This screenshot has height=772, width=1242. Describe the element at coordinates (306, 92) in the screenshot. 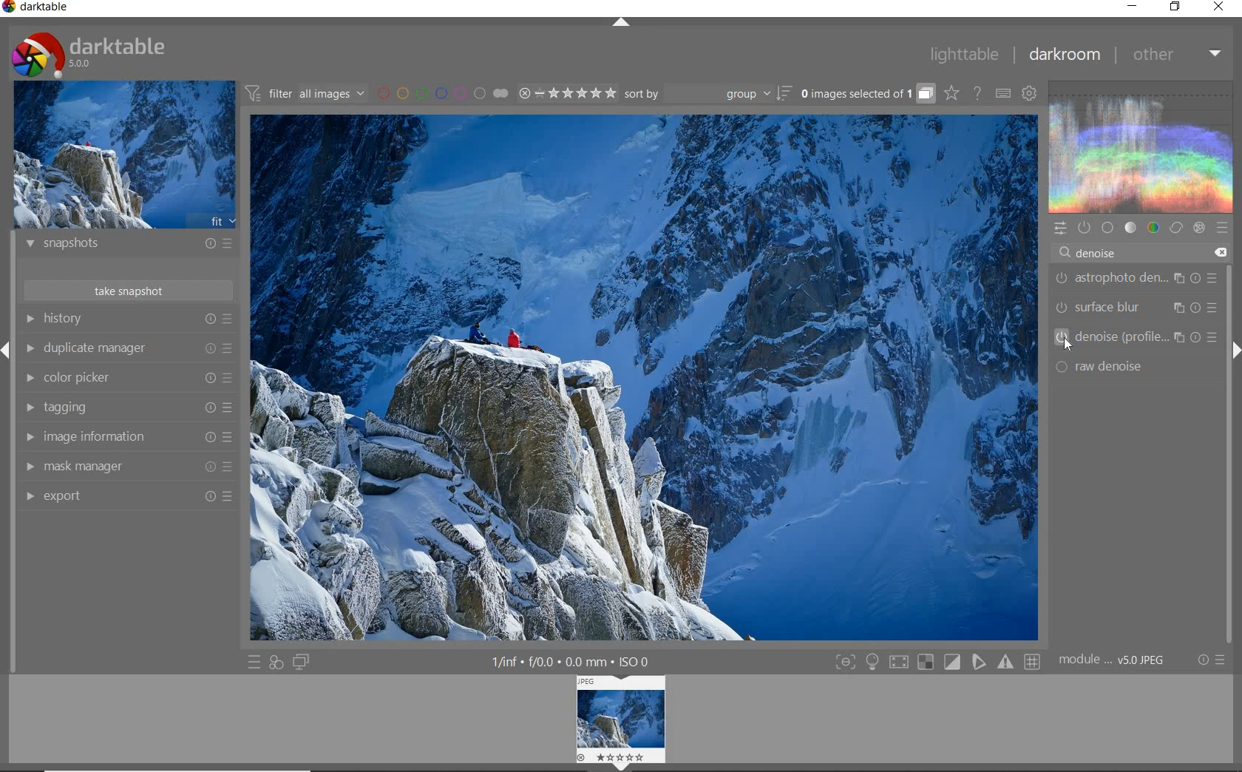

I see `filter all images by module order` at that location.